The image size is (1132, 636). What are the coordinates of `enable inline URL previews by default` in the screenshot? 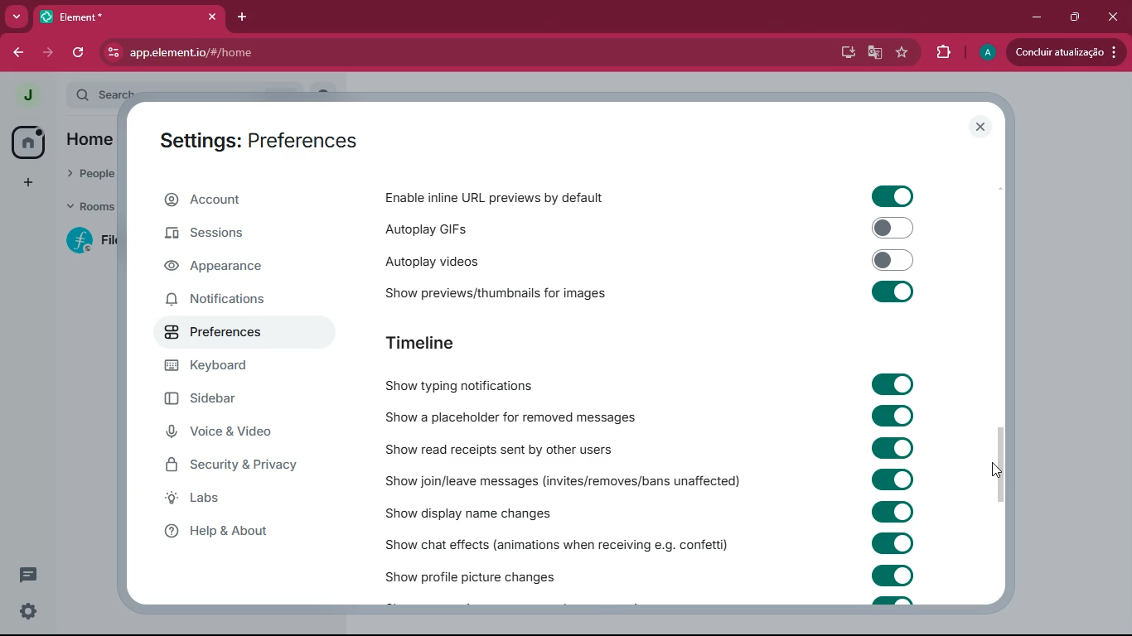 It's located at (498, 197).